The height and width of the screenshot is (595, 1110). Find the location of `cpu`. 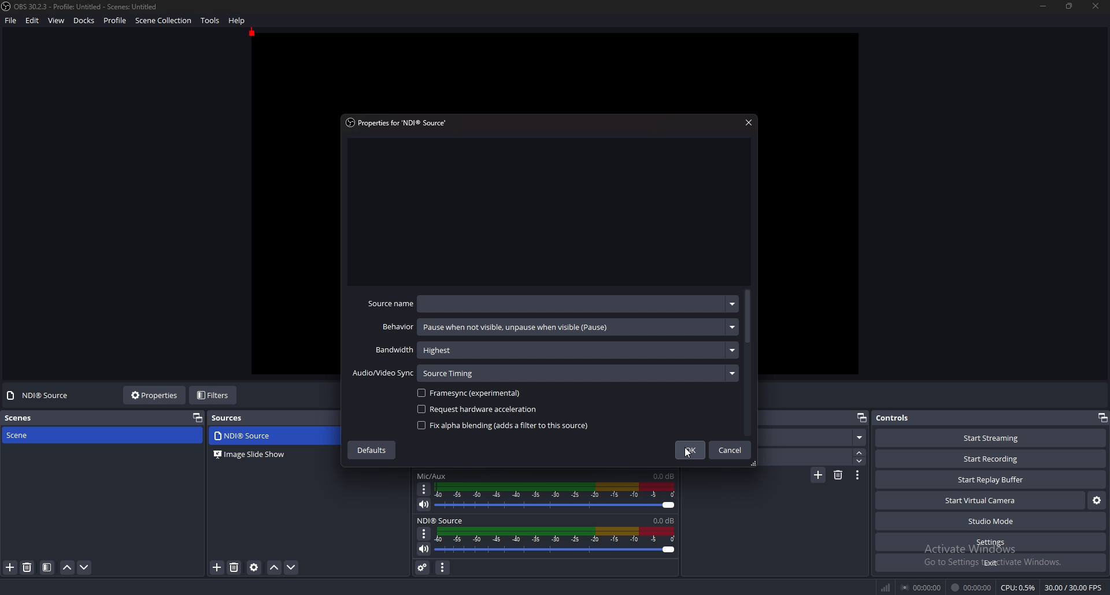

cpu is located at coordinates (1019, 587).